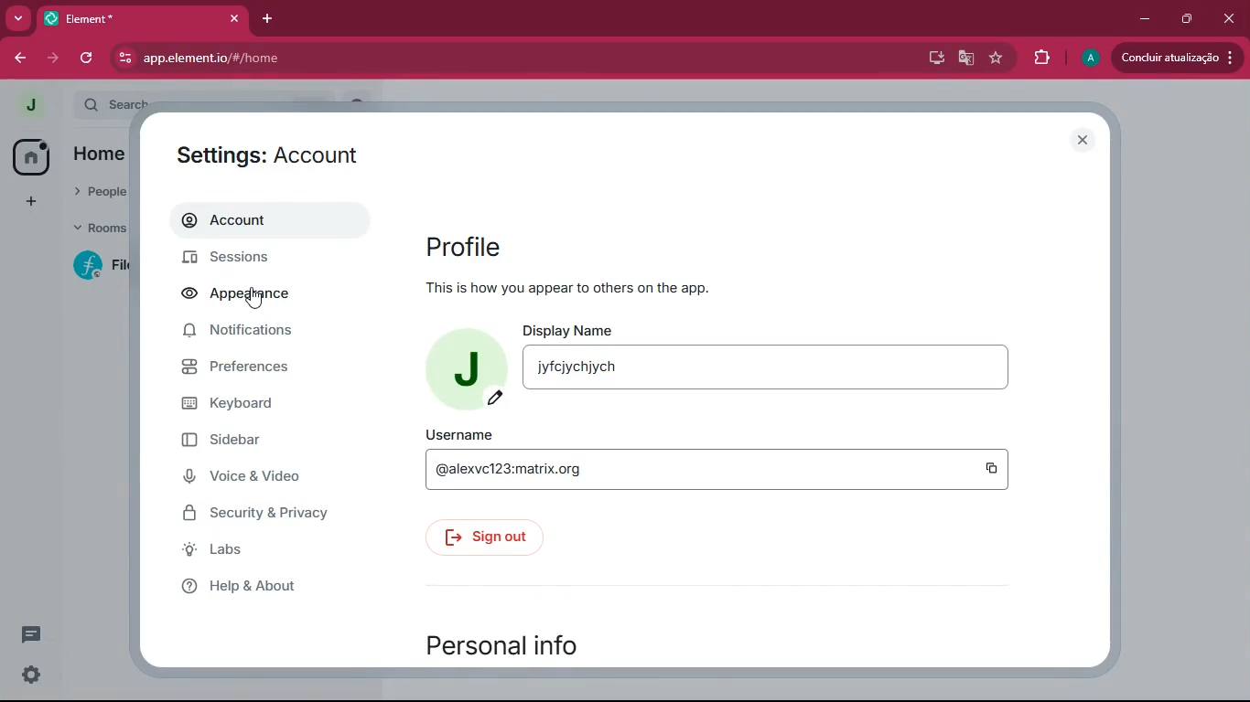 The image size is (1250, 702). I want to click on sign out, so click(496, 537).